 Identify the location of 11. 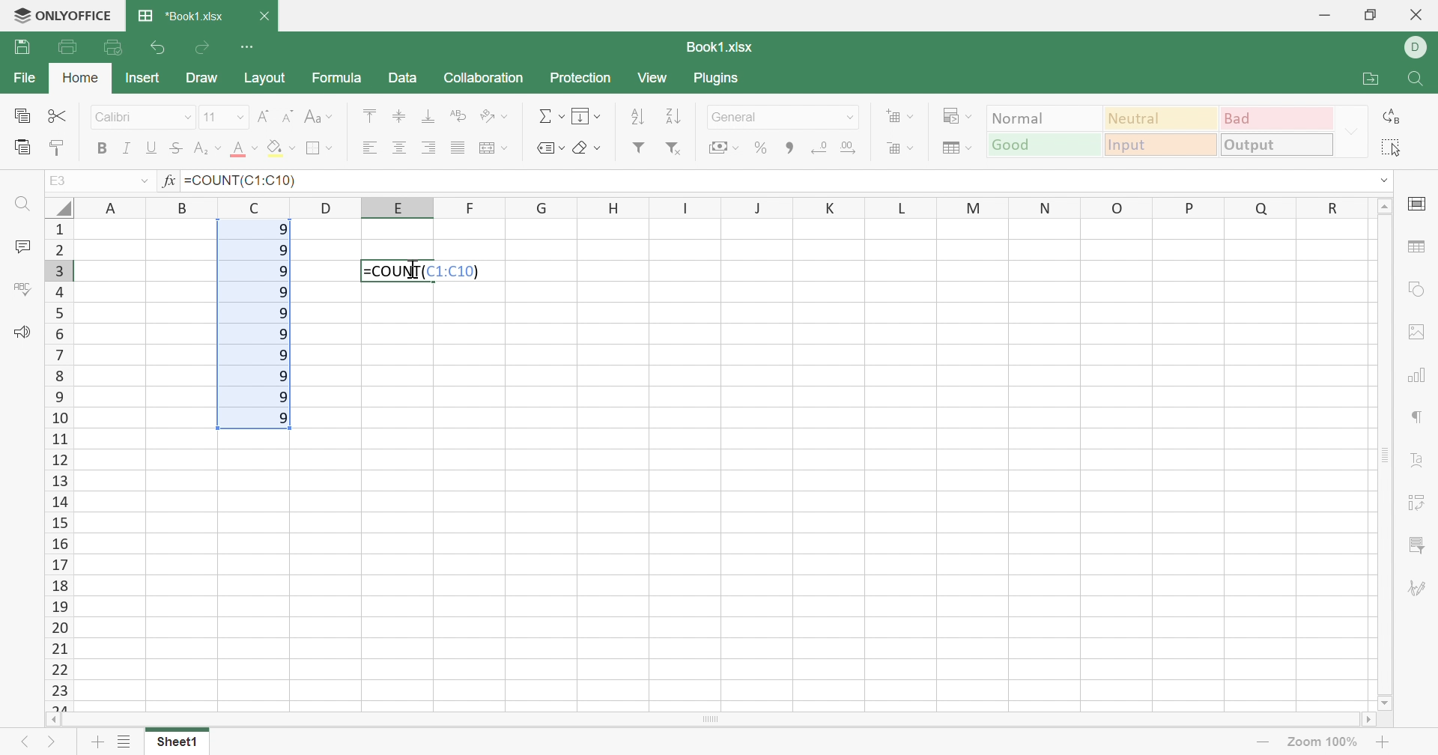
(207, 114).